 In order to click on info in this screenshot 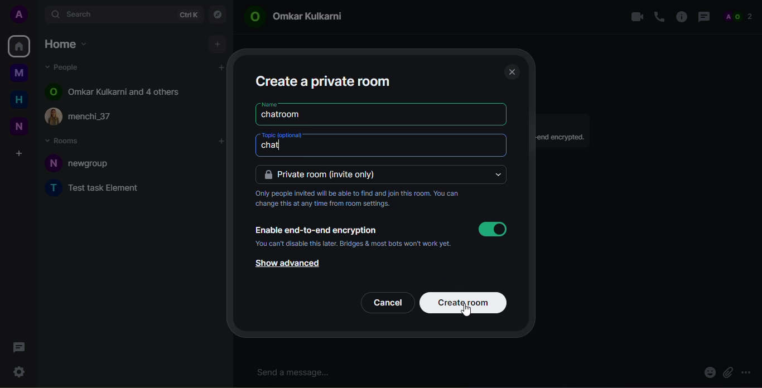, I will do `click(681, 16)`.